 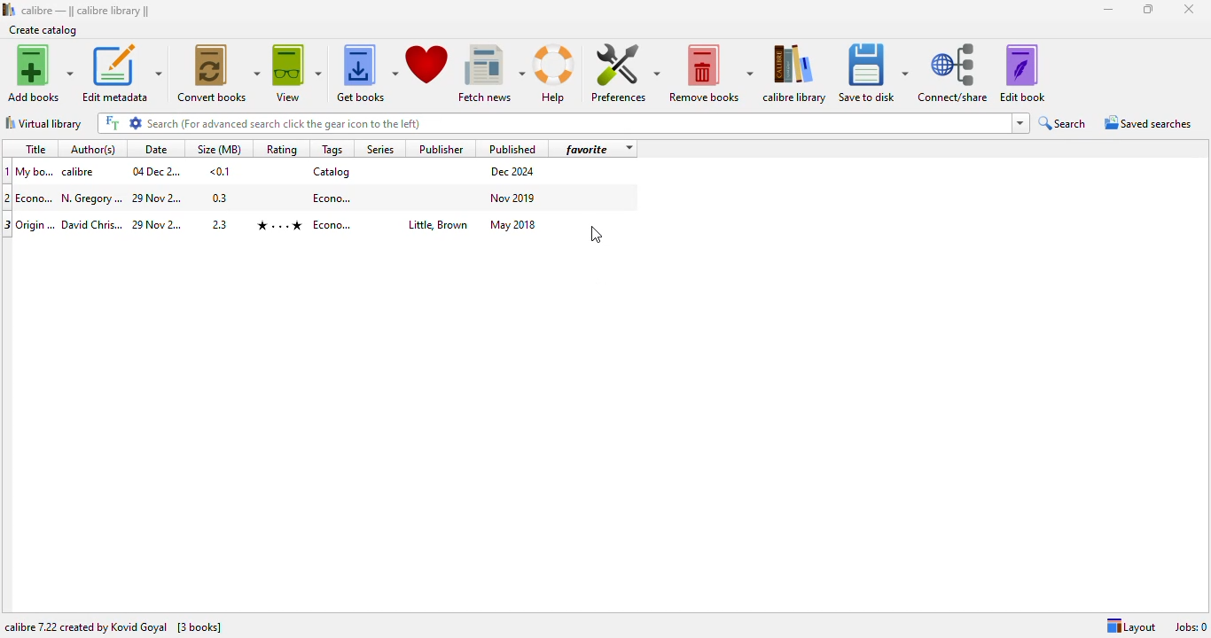 I want to click on date, so click(x=159, y=225).